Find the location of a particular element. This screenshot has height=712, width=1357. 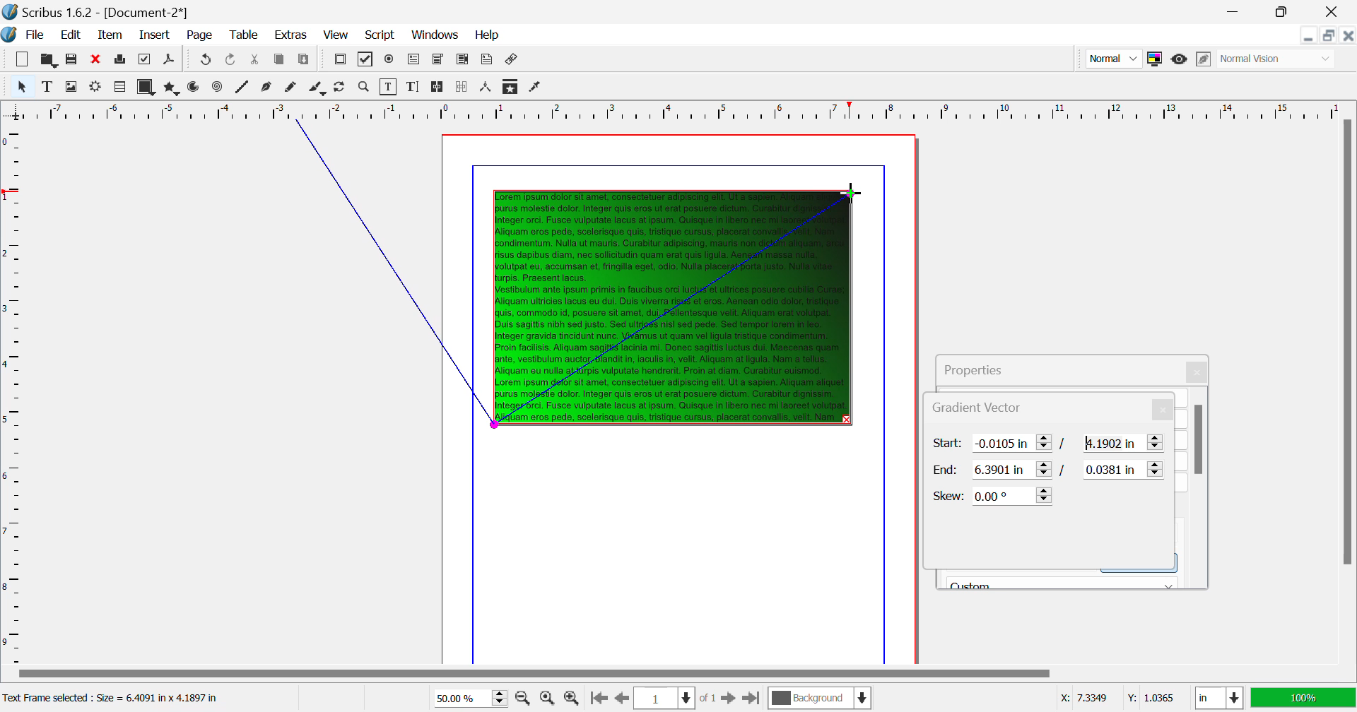

Next Page is located at coordinates (728, 697).